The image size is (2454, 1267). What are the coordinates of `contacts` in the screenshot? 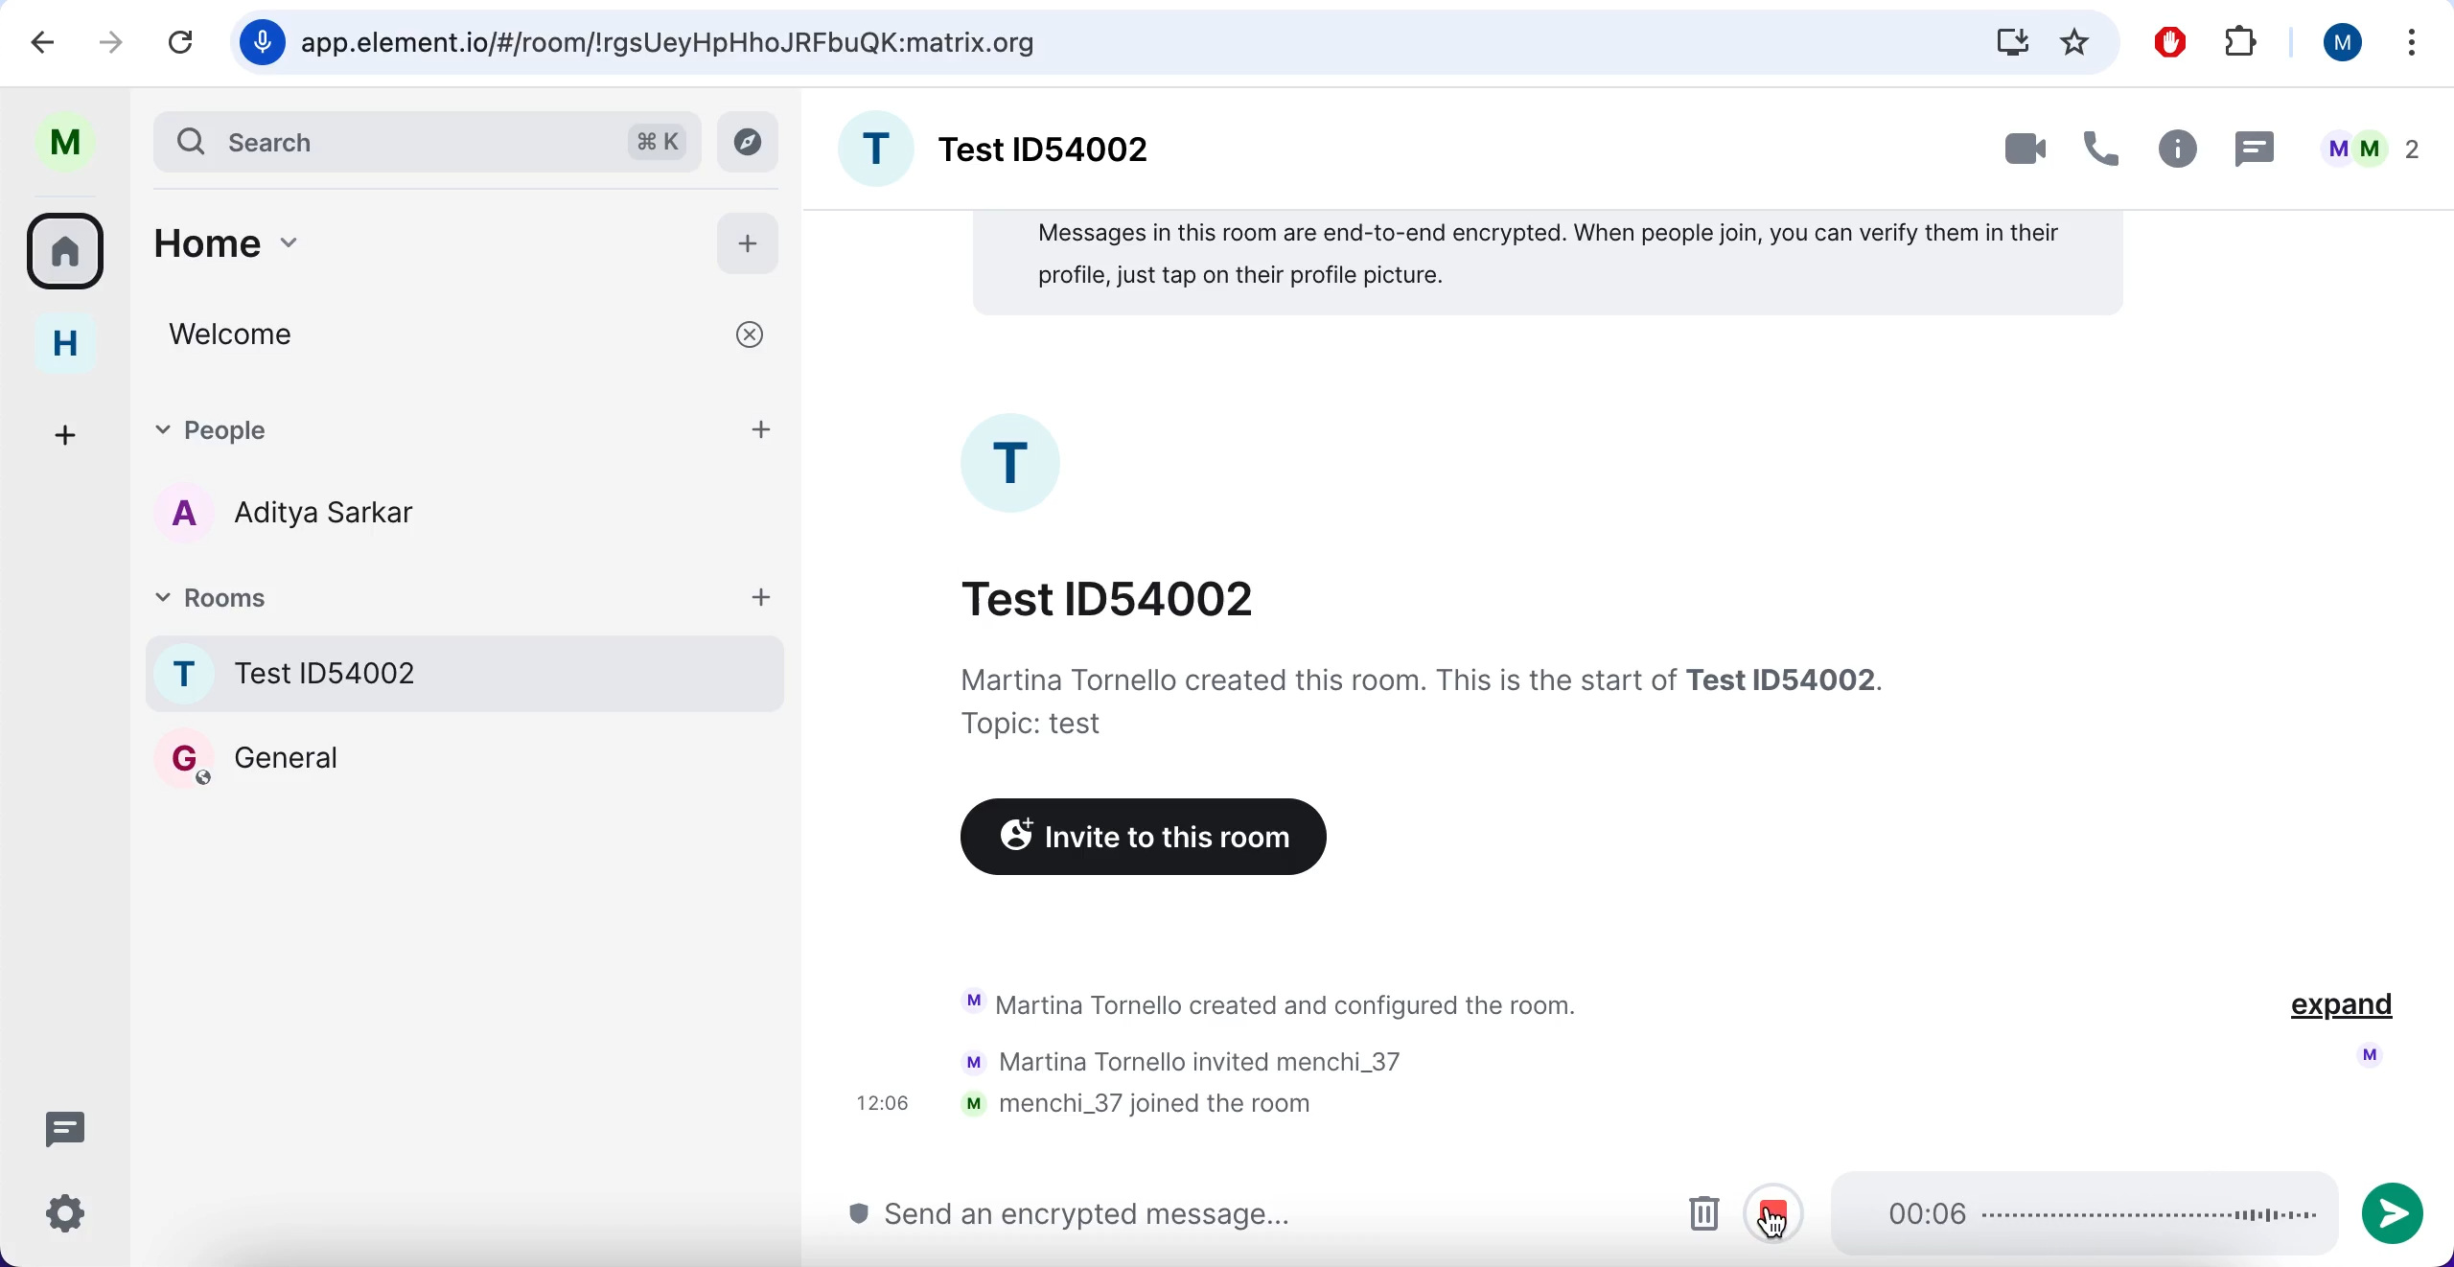 It's located at (278, 518).